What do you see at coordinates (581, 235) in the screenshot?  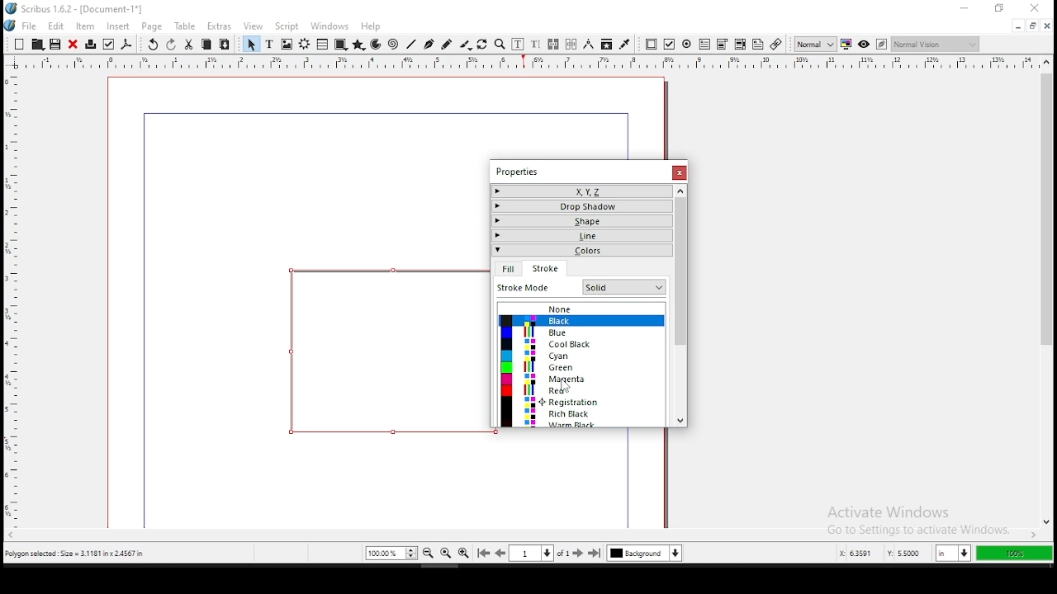 I see `line` at bounding box center [581, 235].